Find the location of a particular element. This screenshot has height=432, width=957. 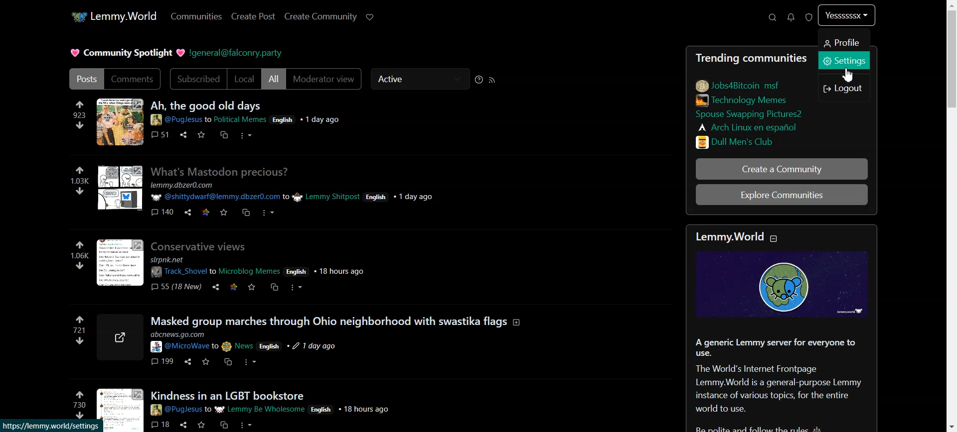

Text is located at coordinates (752, 59).